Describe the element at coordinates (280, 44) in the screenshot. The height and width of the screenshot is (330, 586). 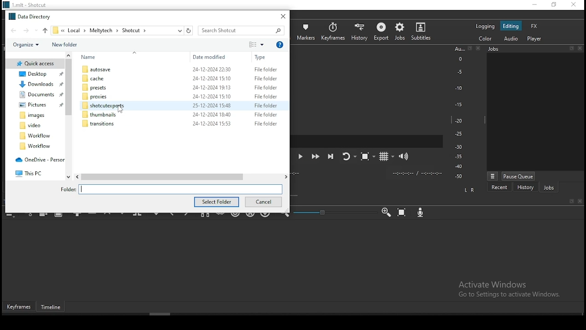
I see `Type` at that location.